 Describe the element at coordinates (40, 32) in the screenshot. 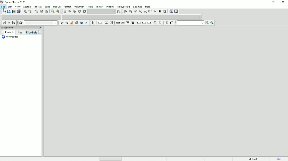

I see `Next` at that location.